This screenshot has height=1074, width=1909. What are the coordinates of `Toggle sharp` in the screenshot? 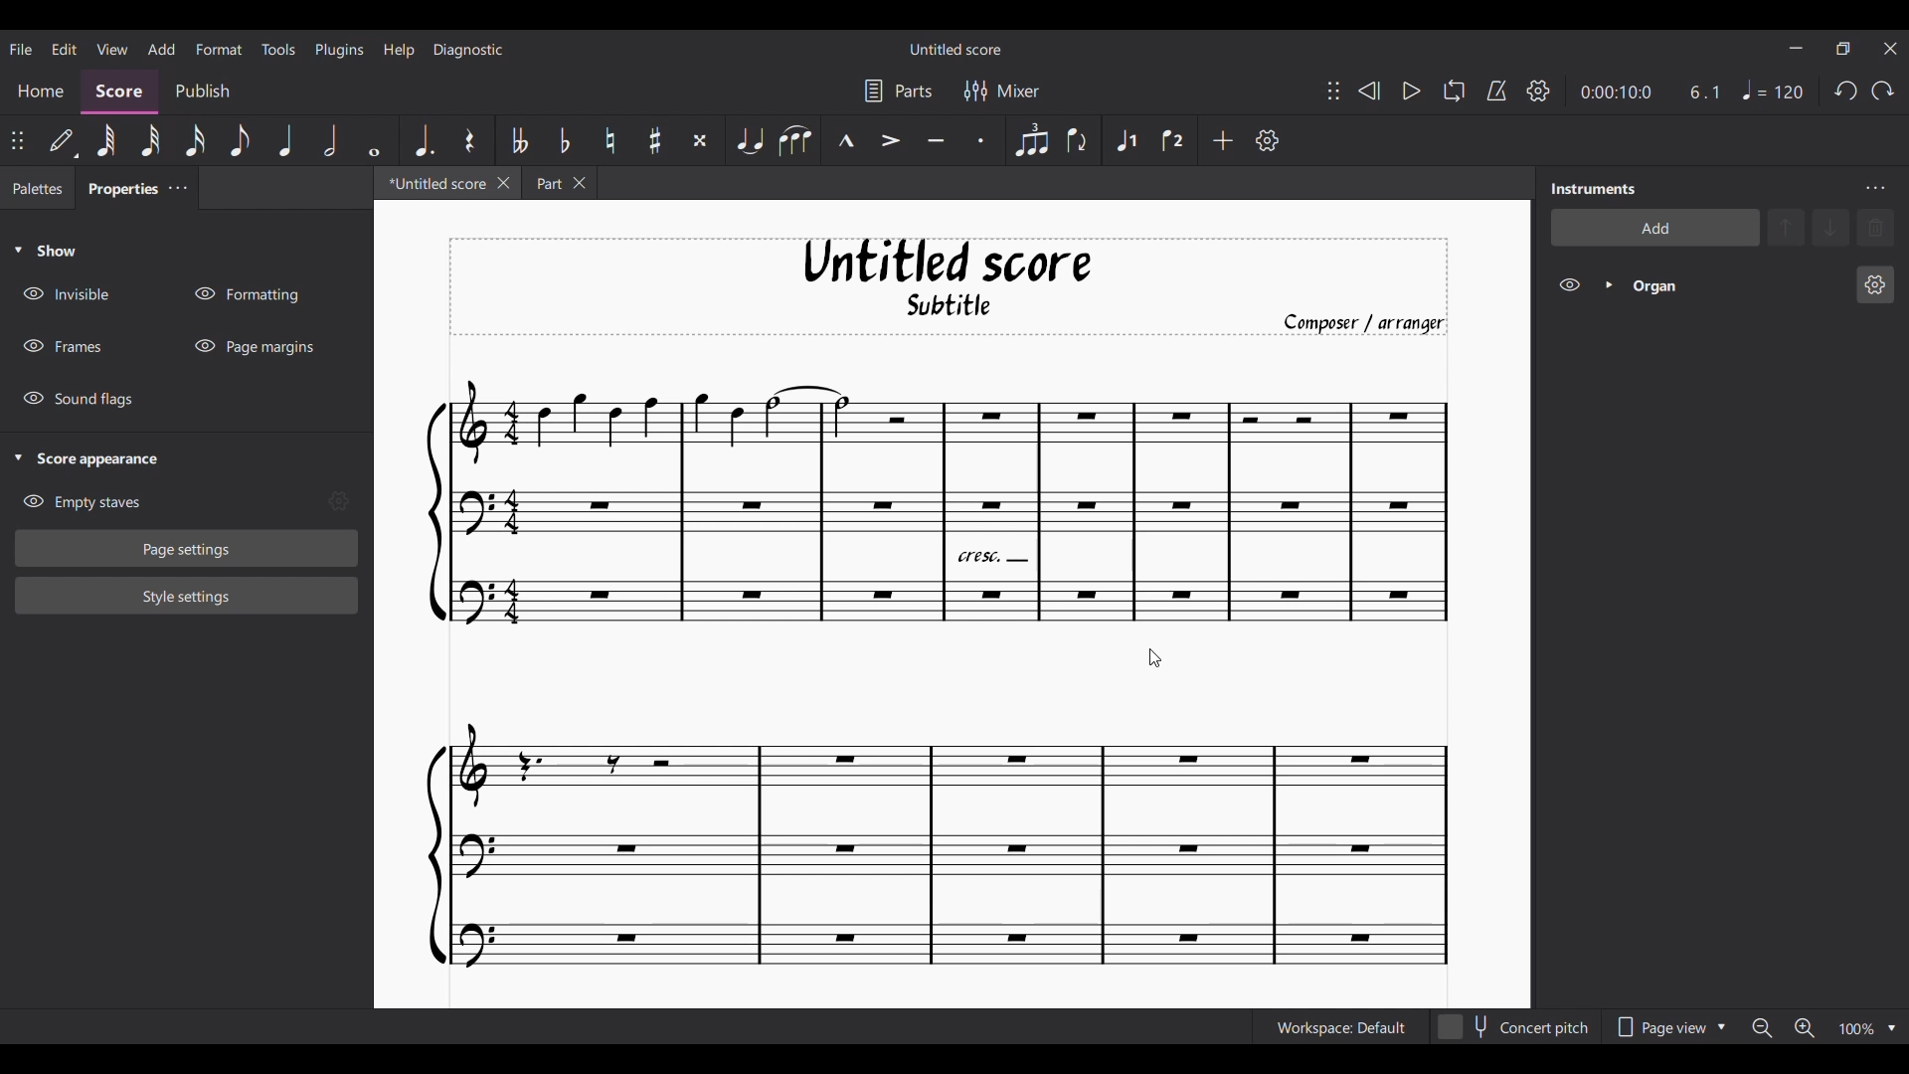 It's located at (654, 141).